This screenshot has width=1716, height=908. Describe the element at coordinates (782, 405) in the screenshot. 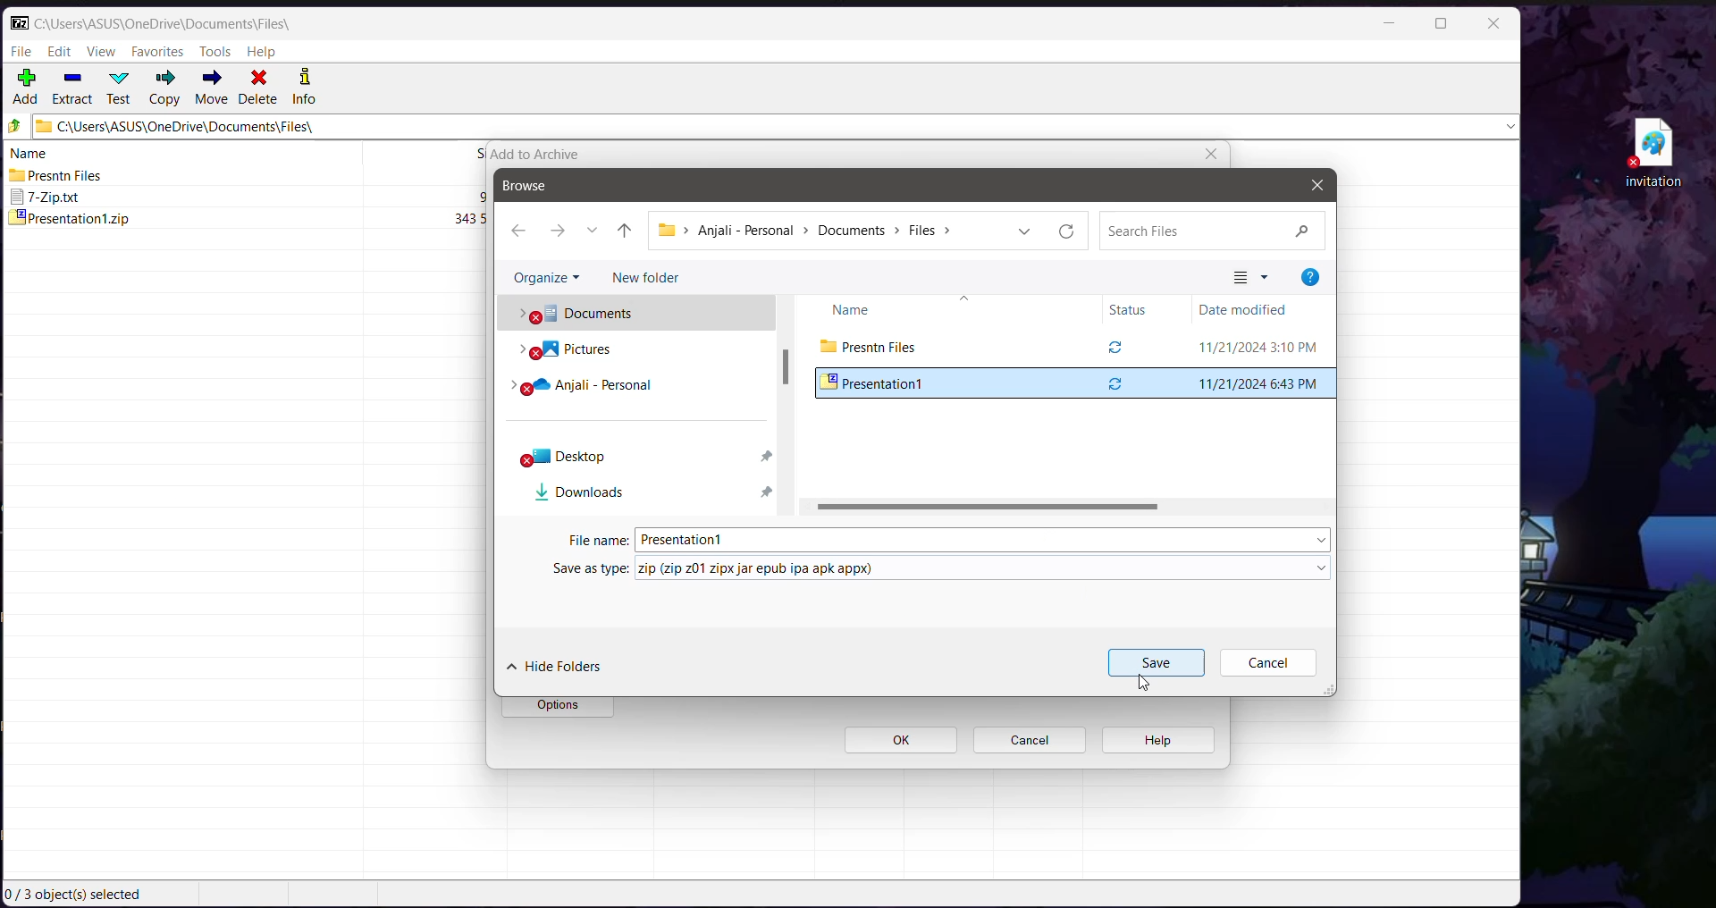

I see `Vertical Scroll Bar` at that location.